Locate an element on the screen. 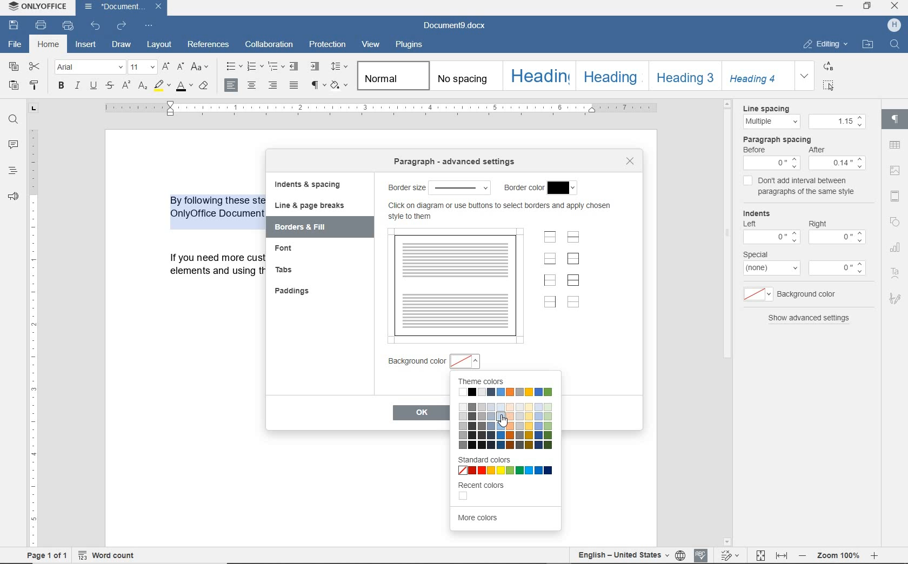 The image size is (908, 564). paddings is located at coordinates (295, 291).